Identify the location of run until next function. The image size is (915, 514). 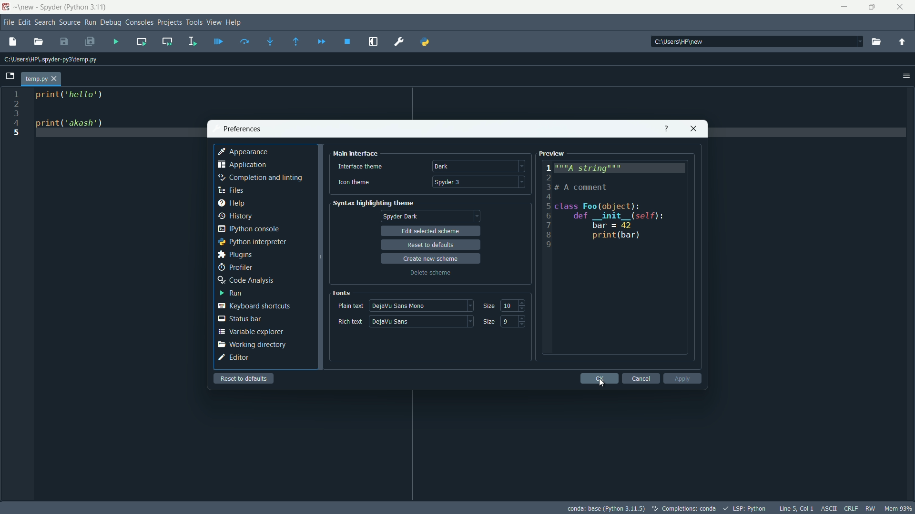
(296, 42).